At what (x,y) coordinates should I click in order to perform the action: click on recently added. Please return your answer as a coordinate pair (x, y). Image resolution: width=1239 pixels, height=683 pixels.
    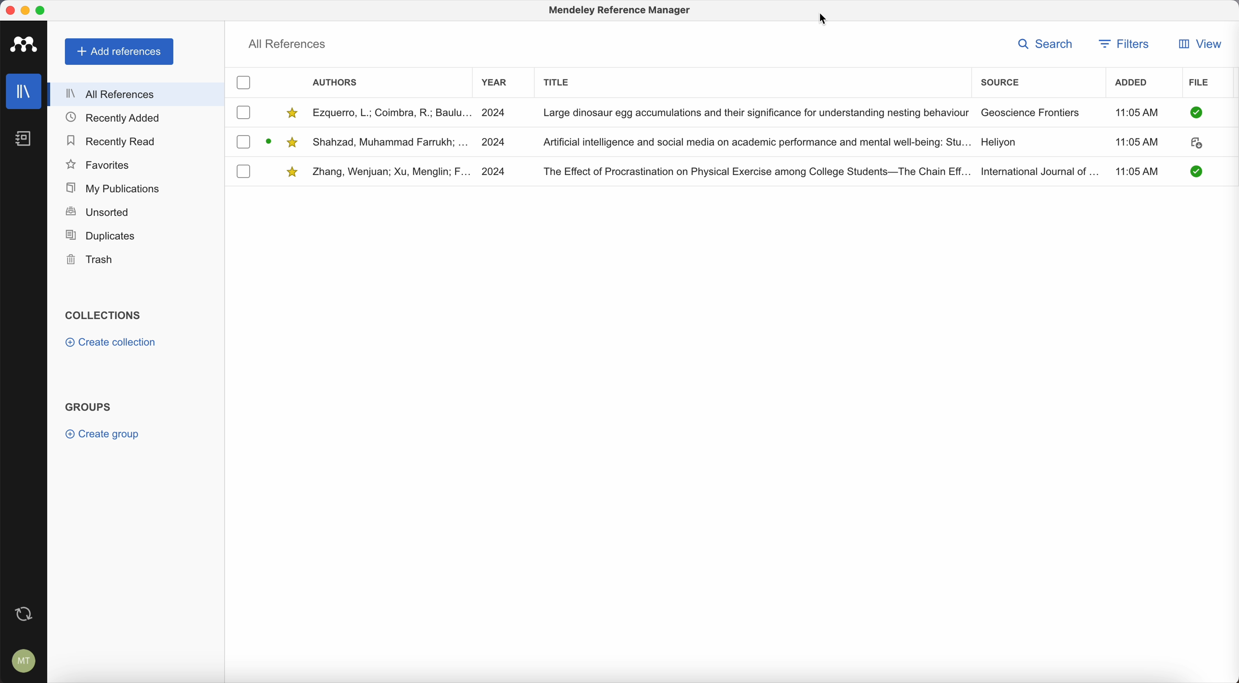
    Looking at the image, I should click on (117, 118).